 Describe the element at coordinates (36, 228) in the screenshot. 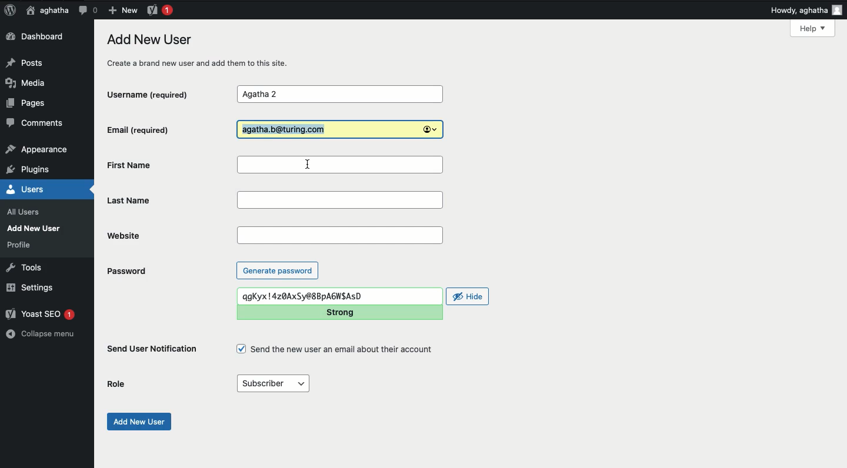

I see `Add new user` at that location.